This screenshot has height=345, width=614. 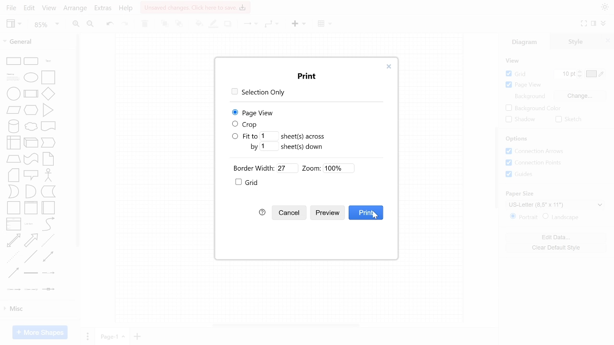 I want to click on sheet(s) across, so click(x=303, y=136).